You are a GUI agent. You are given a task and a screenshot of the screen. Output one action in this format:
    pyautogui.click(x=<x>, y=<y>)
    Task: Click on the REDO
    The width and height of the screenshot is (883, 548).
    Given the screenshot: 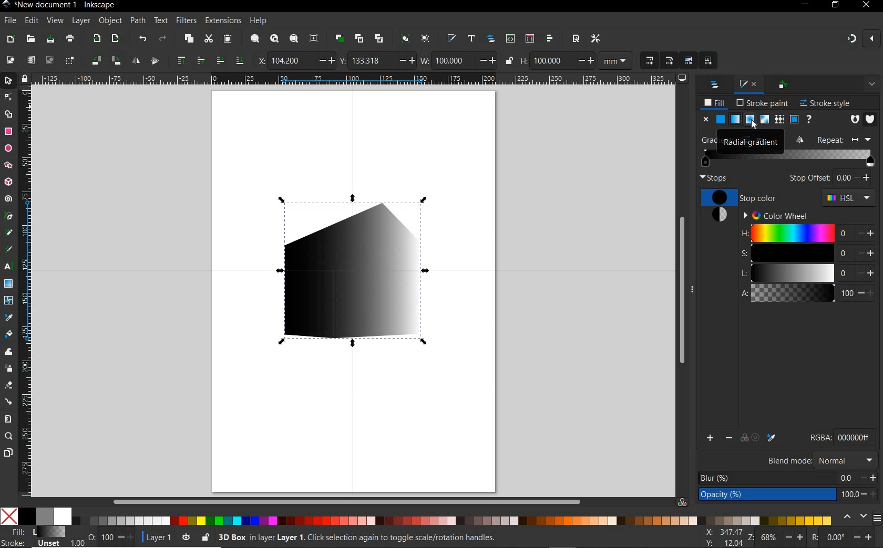 What is the action you would take?
    pyautogui.click(x=163, y=40)
    